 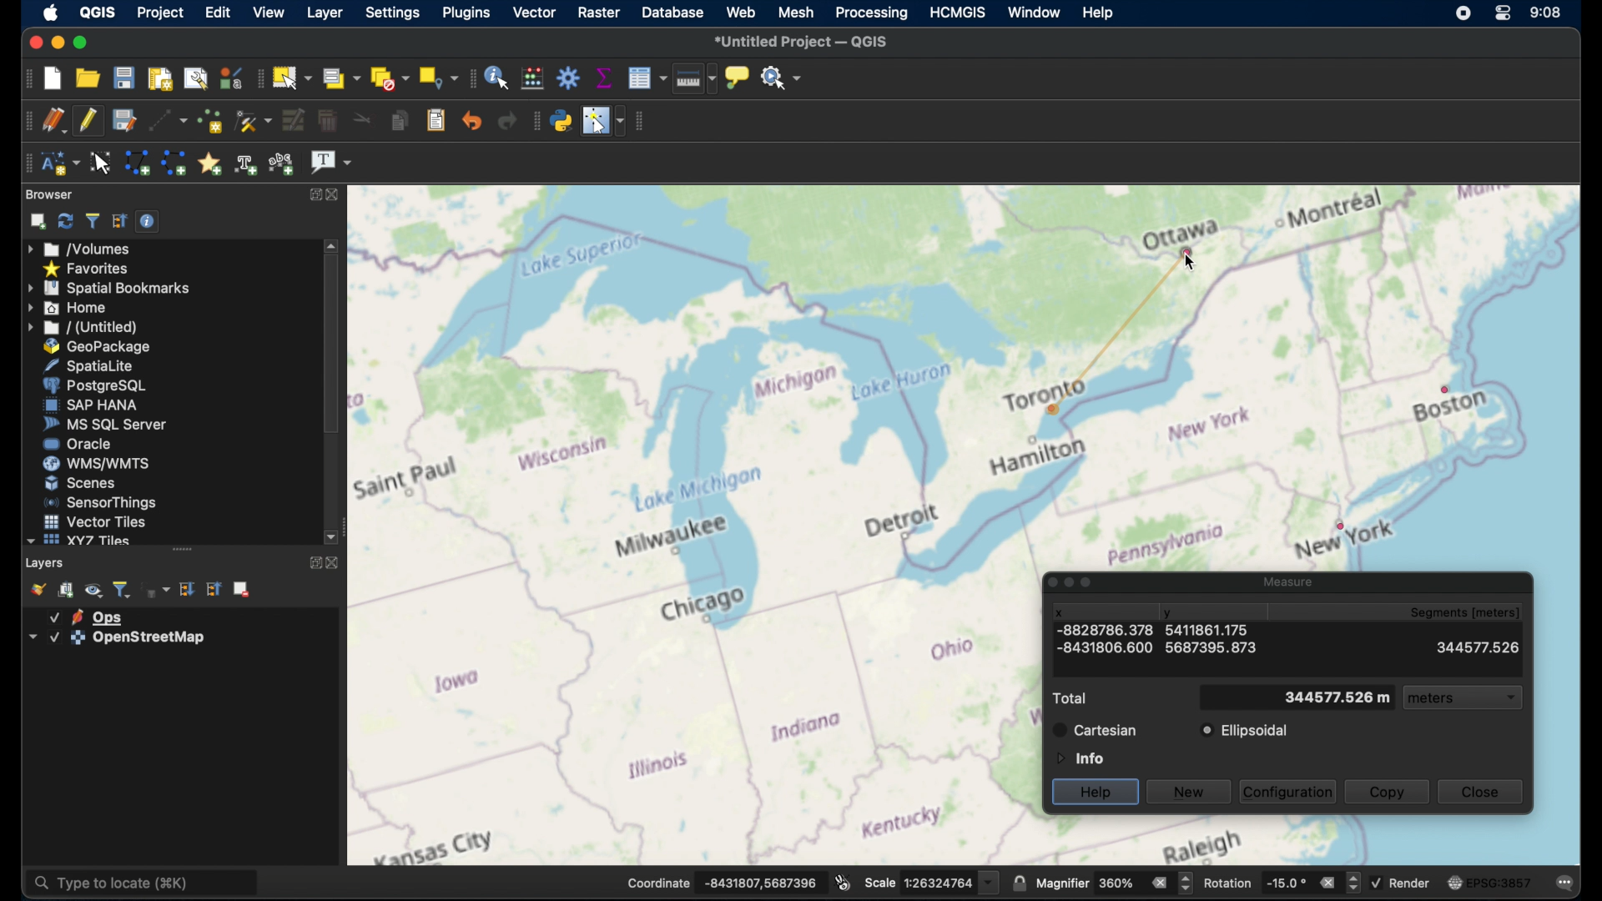 What do you see at coordinates (1191, 790) in the screenshot?
I see `new` at bounding box center [1191, 790].